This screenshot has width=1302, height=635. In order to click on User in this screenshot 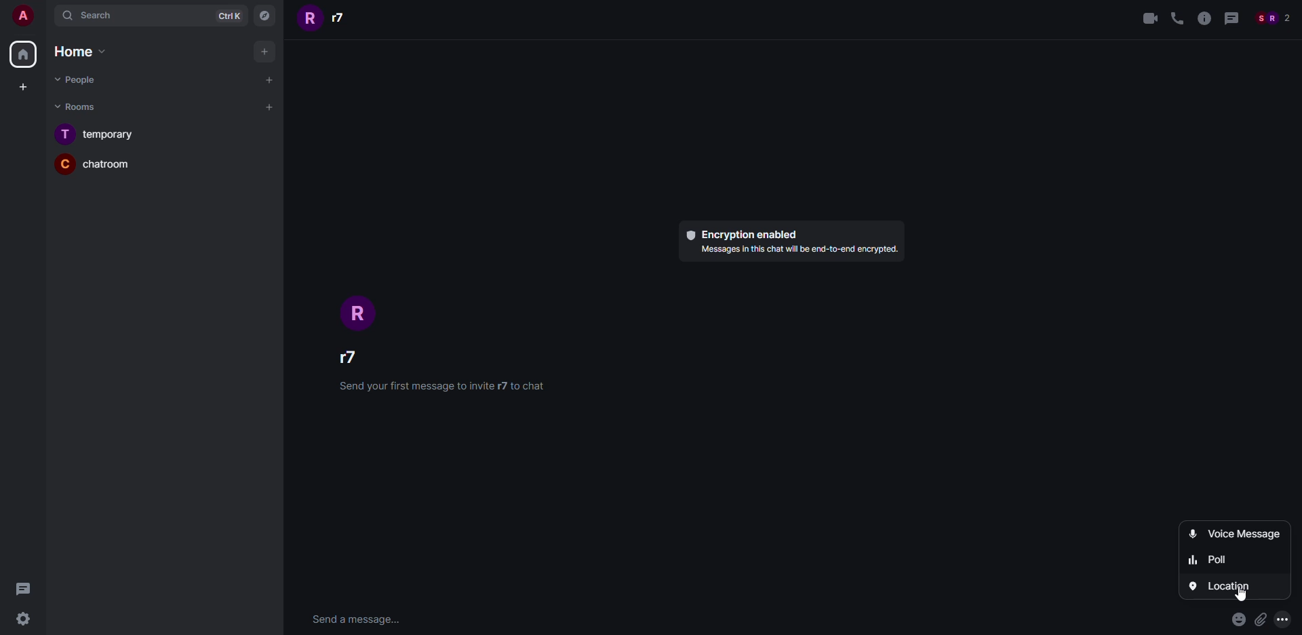, I will do `click(20, 15)`.